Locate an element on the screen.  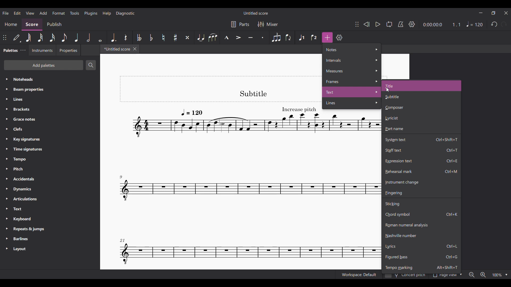
Sticking is located at coordinates (421, 203).